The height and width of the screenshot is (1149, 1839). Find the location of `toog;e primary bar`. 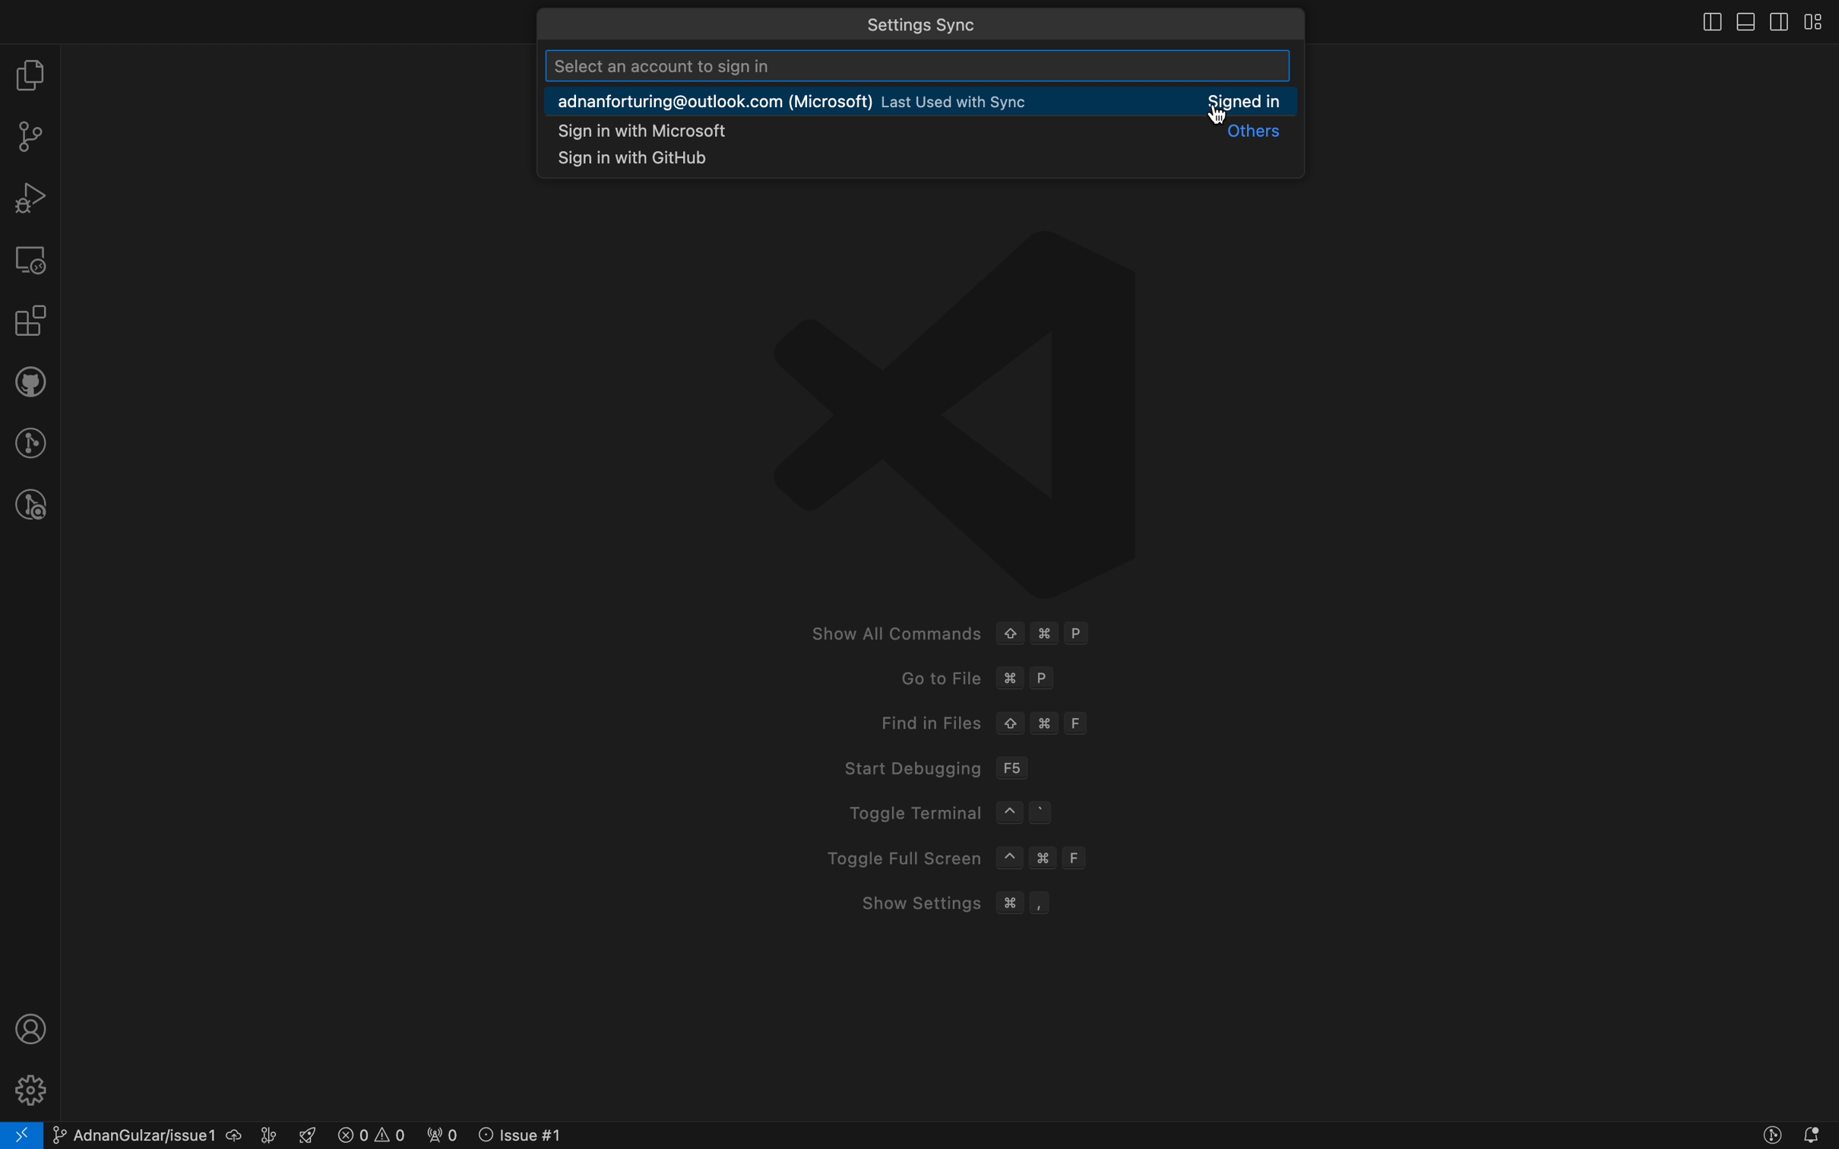

toog;e primary bar is located at coordinates (1742, 22).